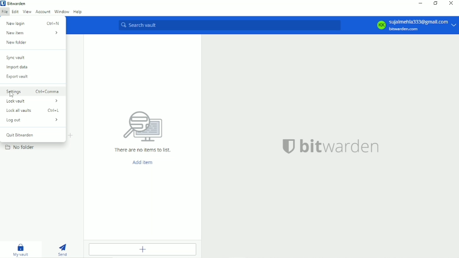 The height and width of the screenshot is (258, 459). What do you see at coordinates (18, 249) in the screenshot?
I see `My vault` at bounding box center [18, 249].